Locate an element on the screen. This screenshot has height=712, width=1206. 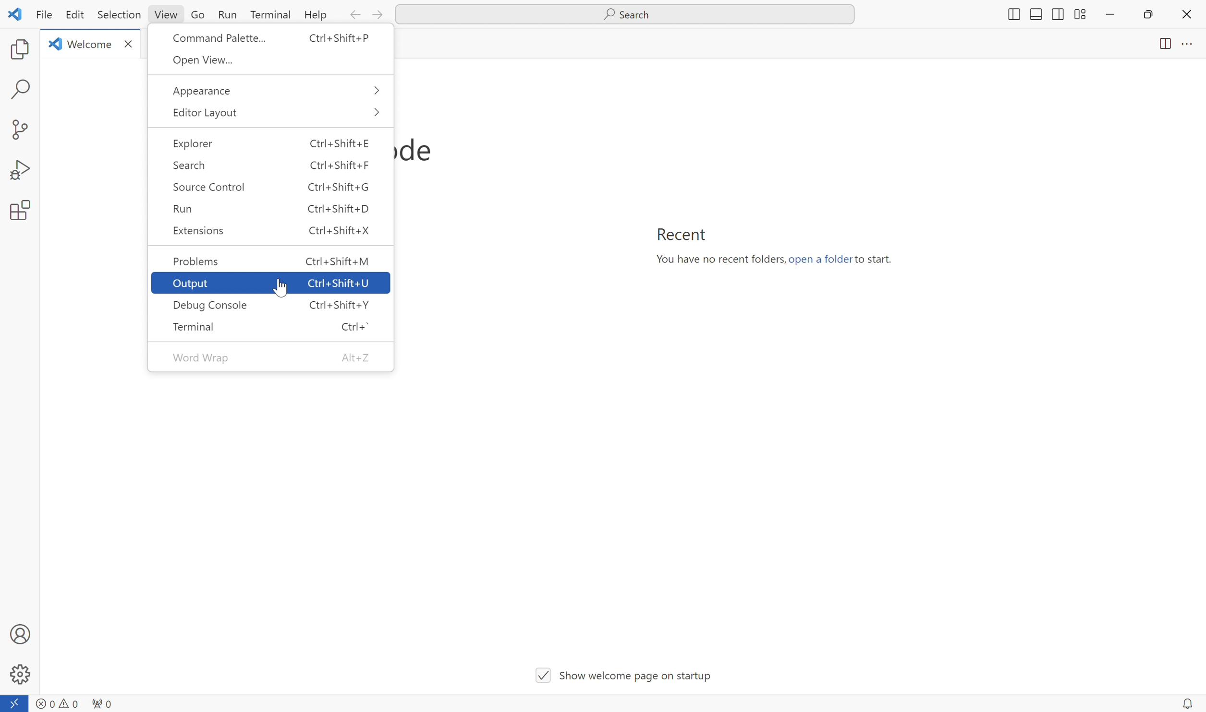
new project is located at coordinates (22, 126).